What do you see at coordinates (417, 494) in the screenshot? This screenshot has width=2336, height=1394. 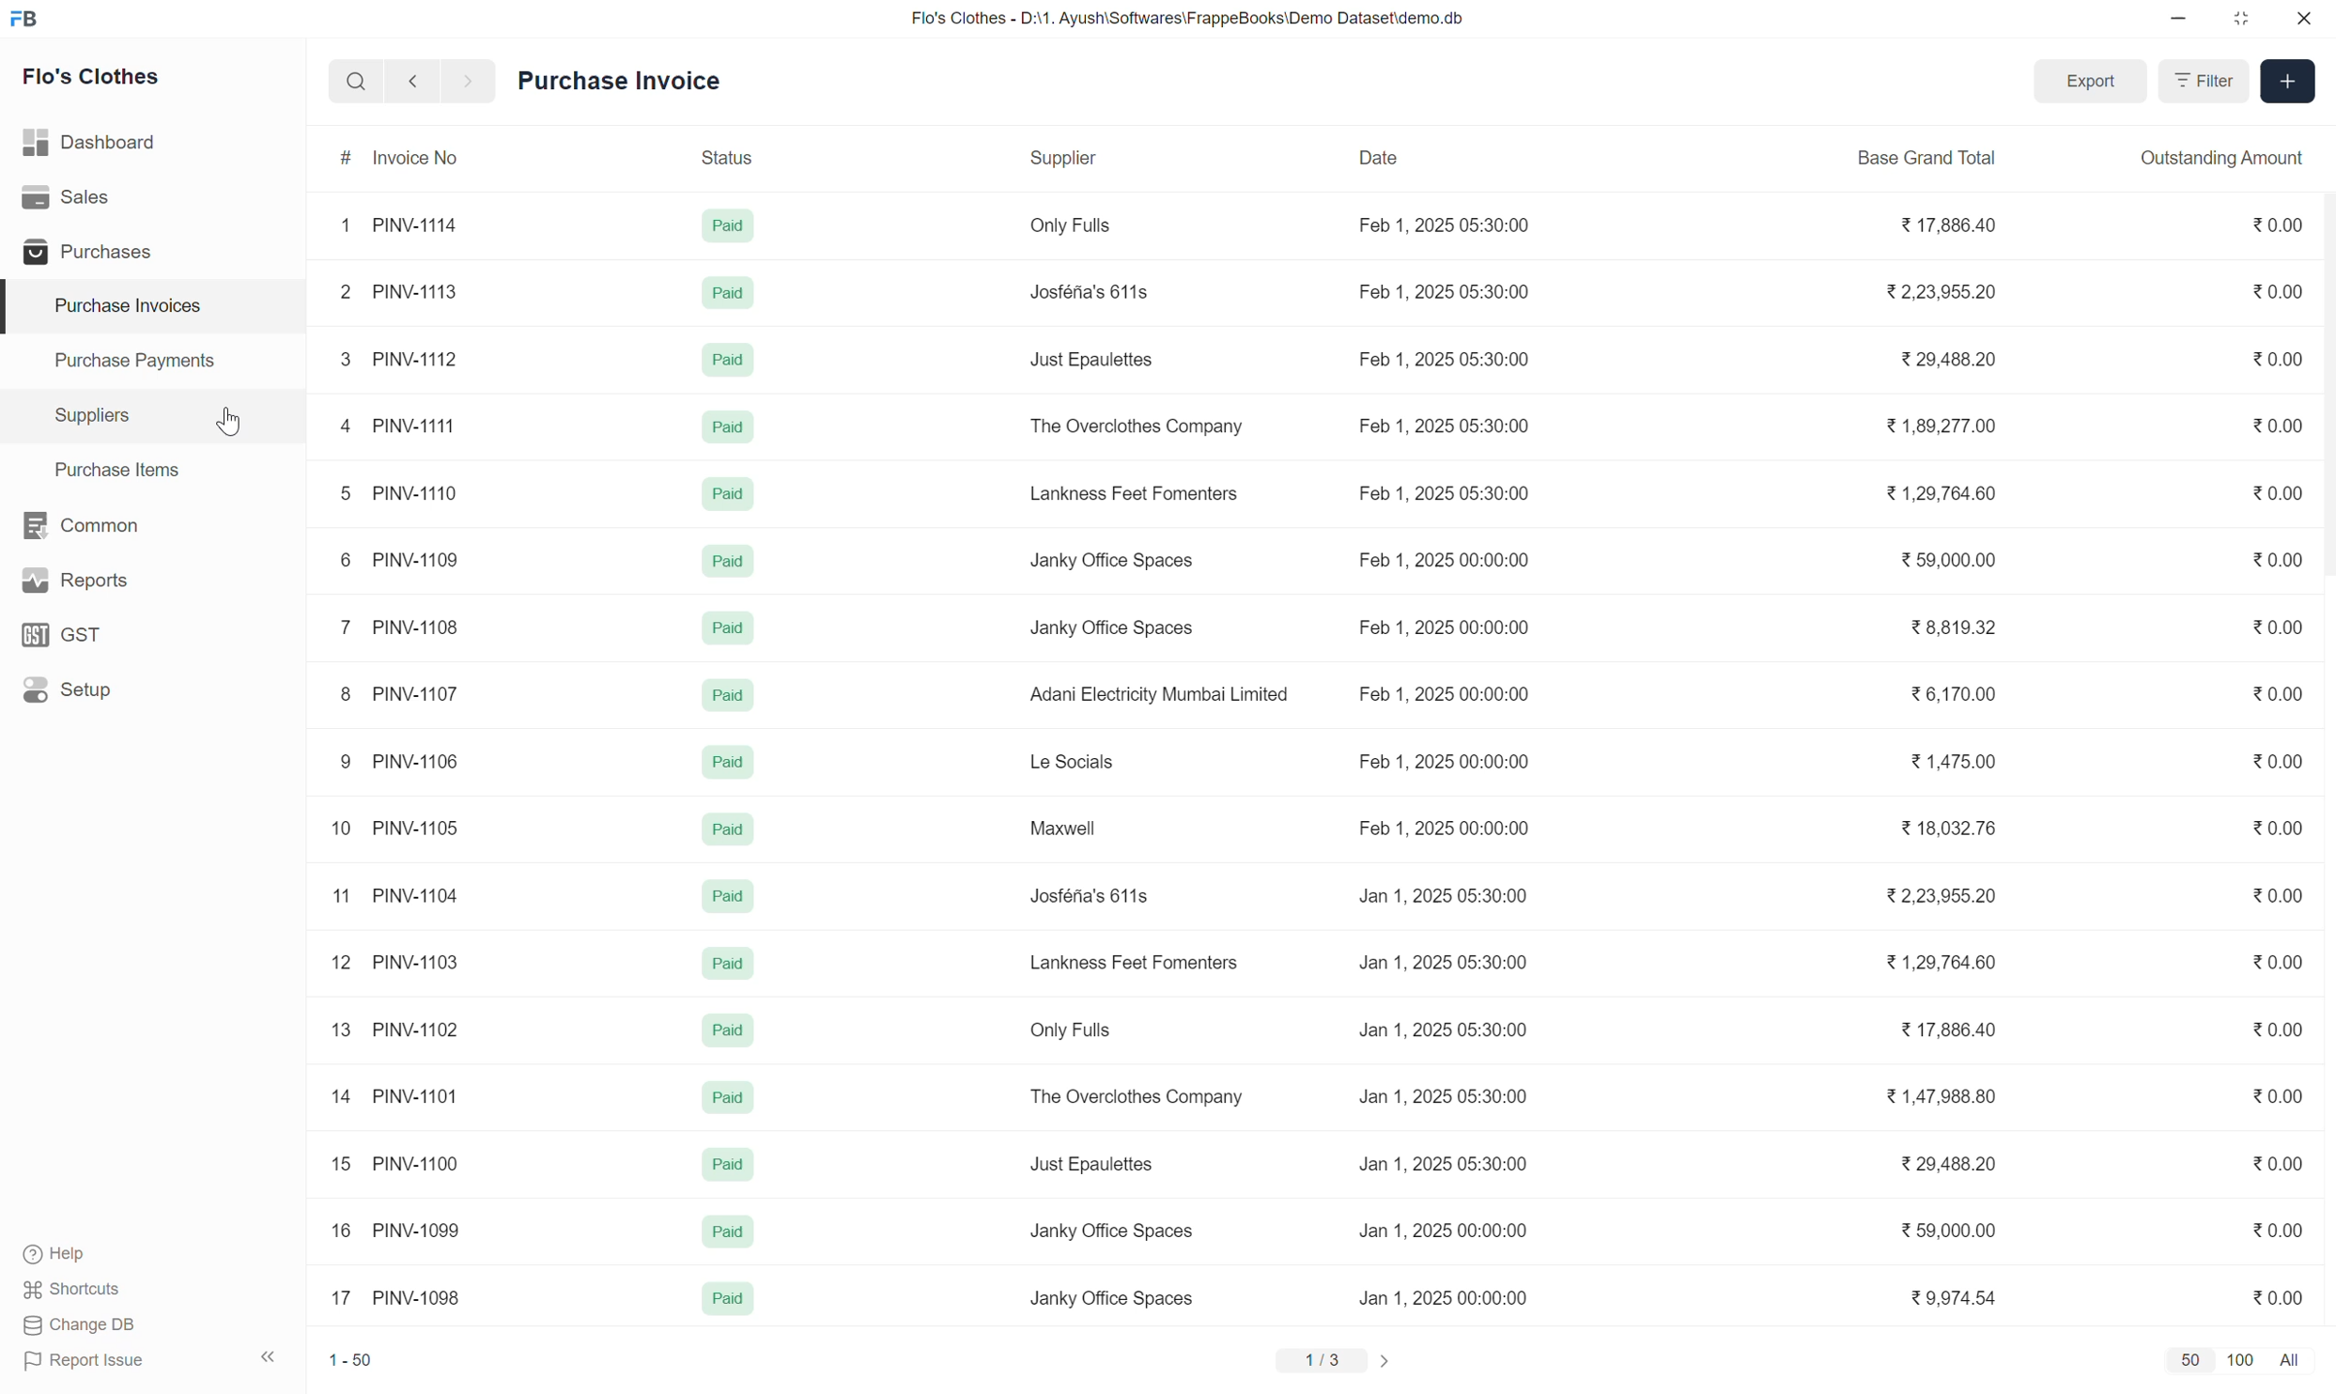 I see `PINV-1110` at bounding box center [417, 494].